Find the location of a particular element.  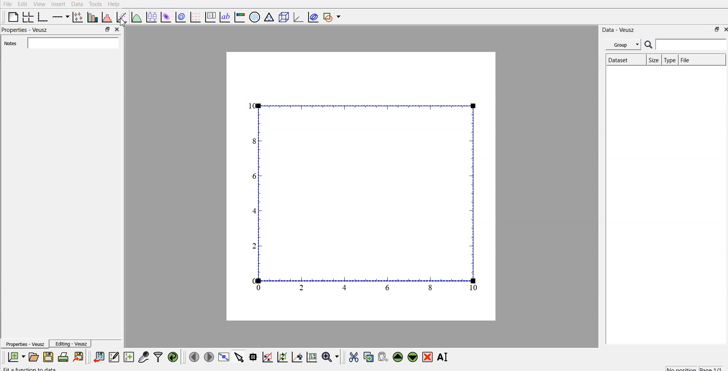

3d graph is located at coordinates (299, 17).